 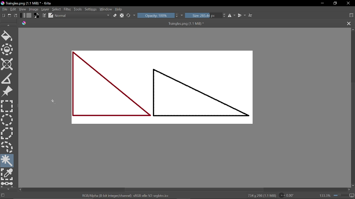 I want to click on Ellipse select tool, so click(x=7, y=120).